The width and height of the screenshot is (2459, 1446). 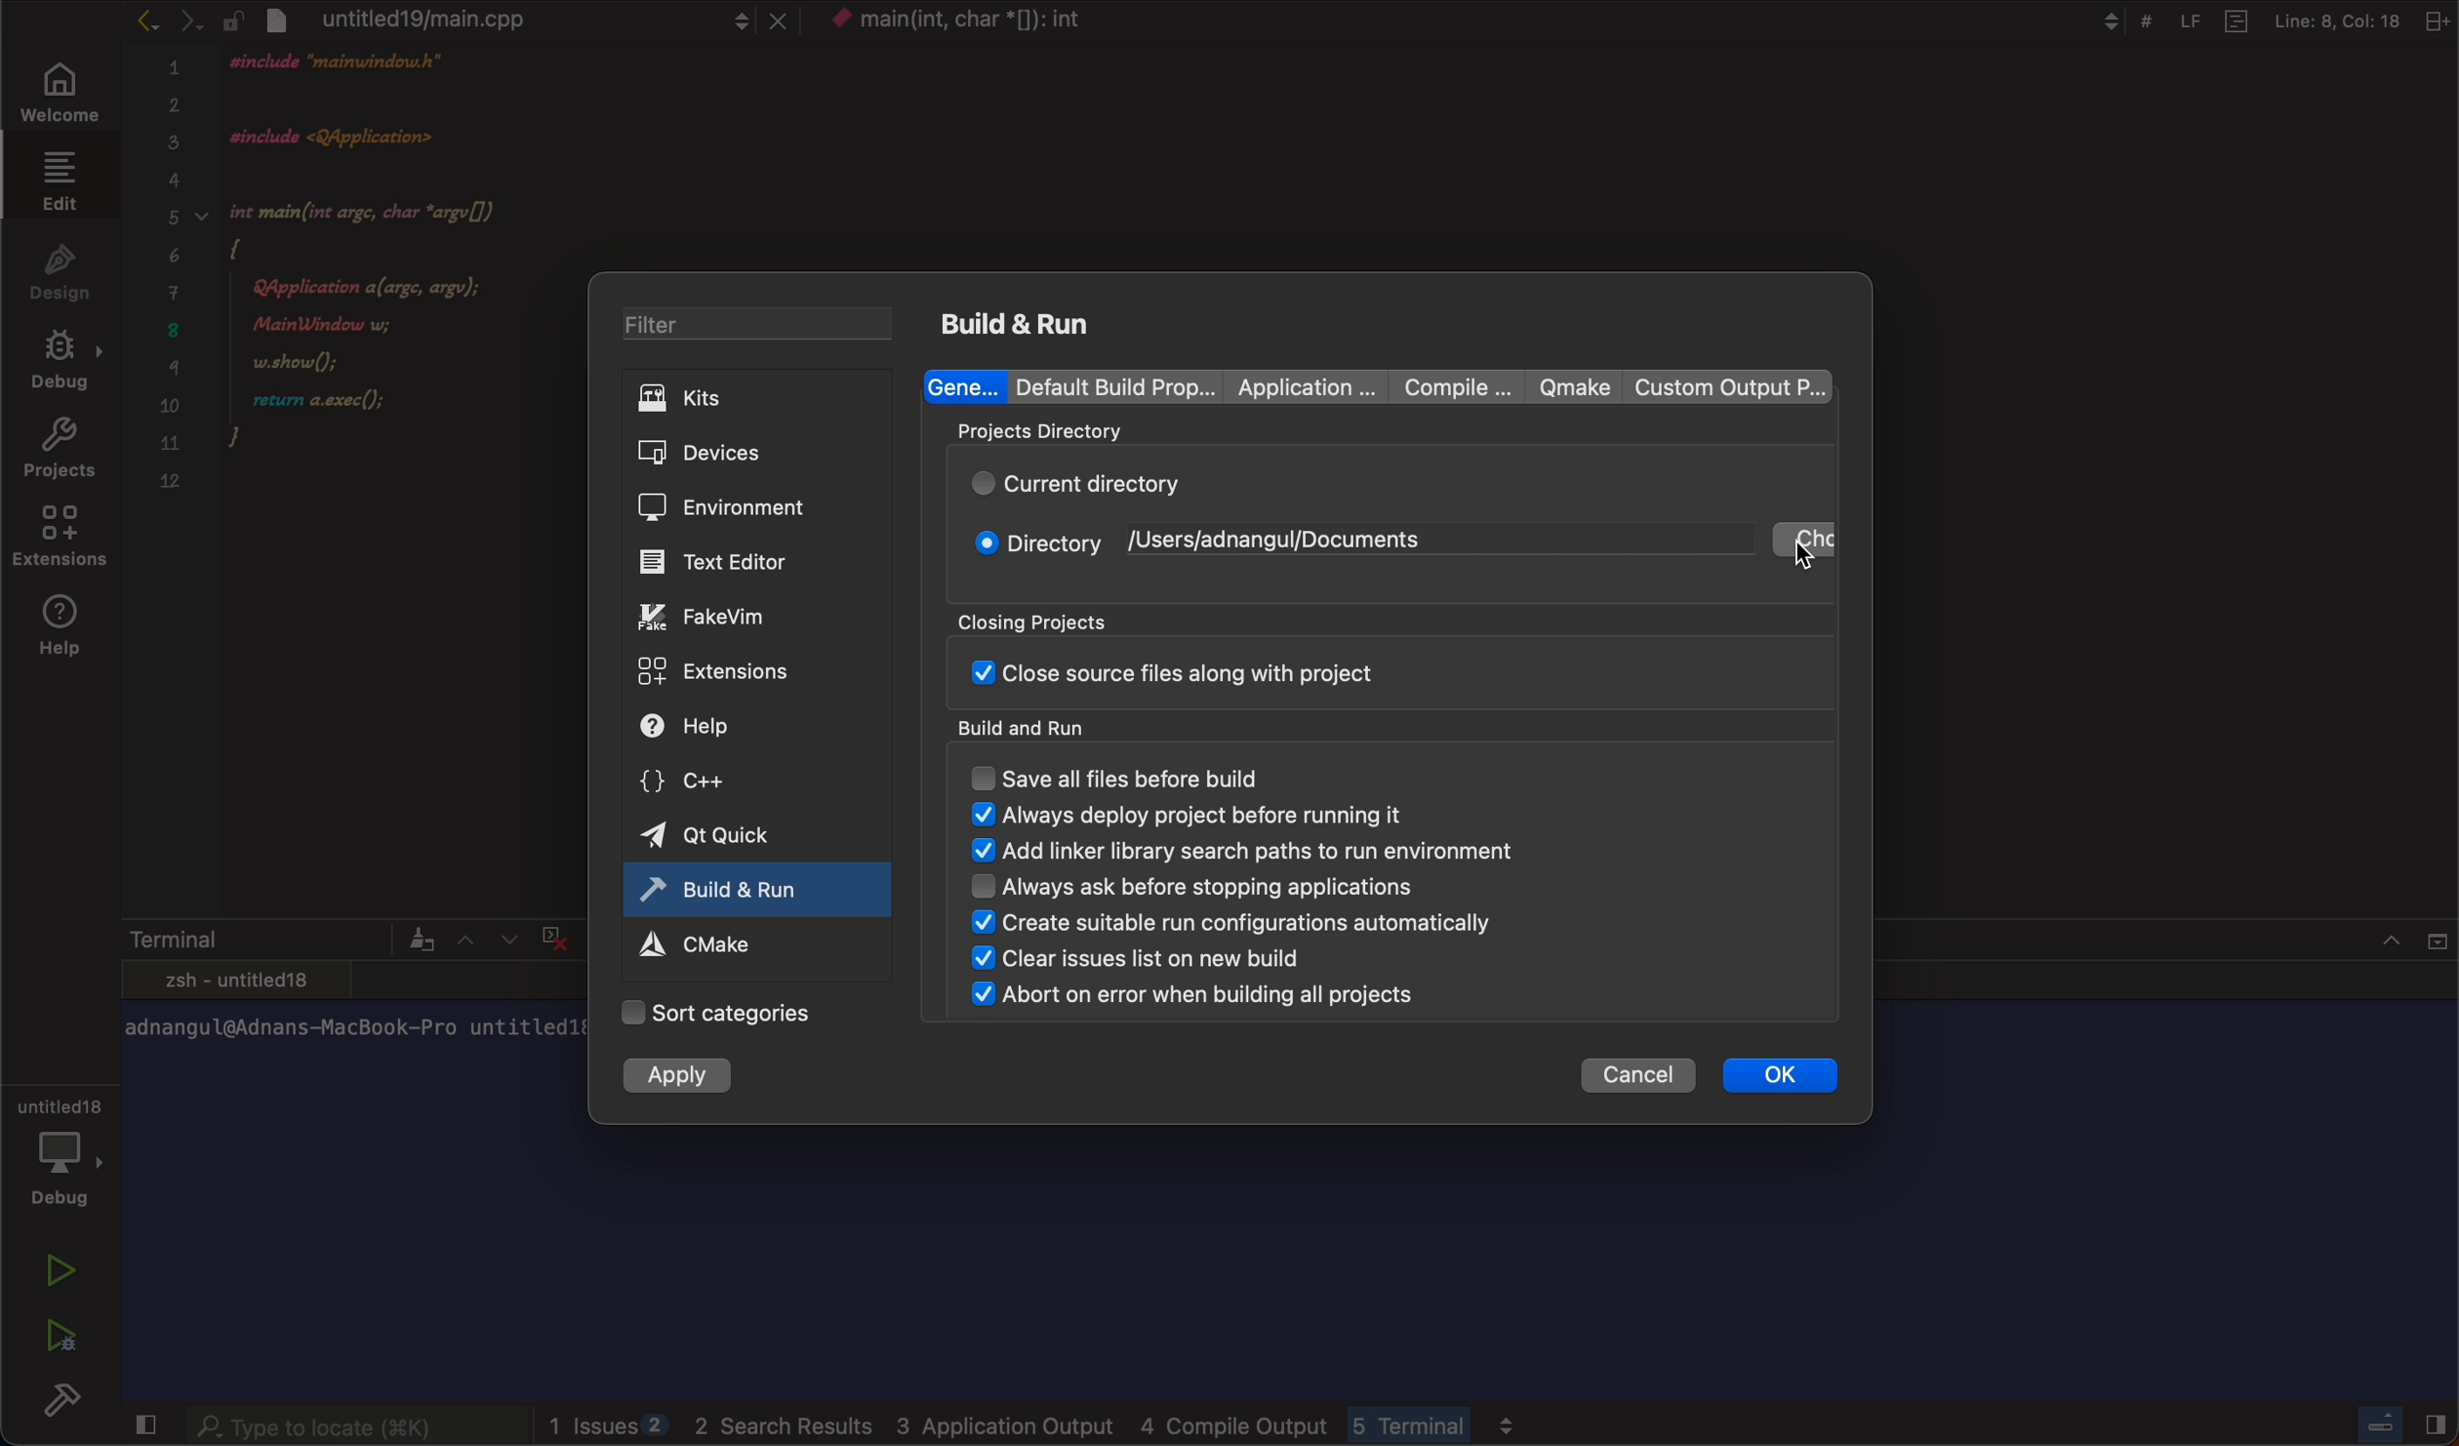 I want to click on design, so click(x=62, y=266).